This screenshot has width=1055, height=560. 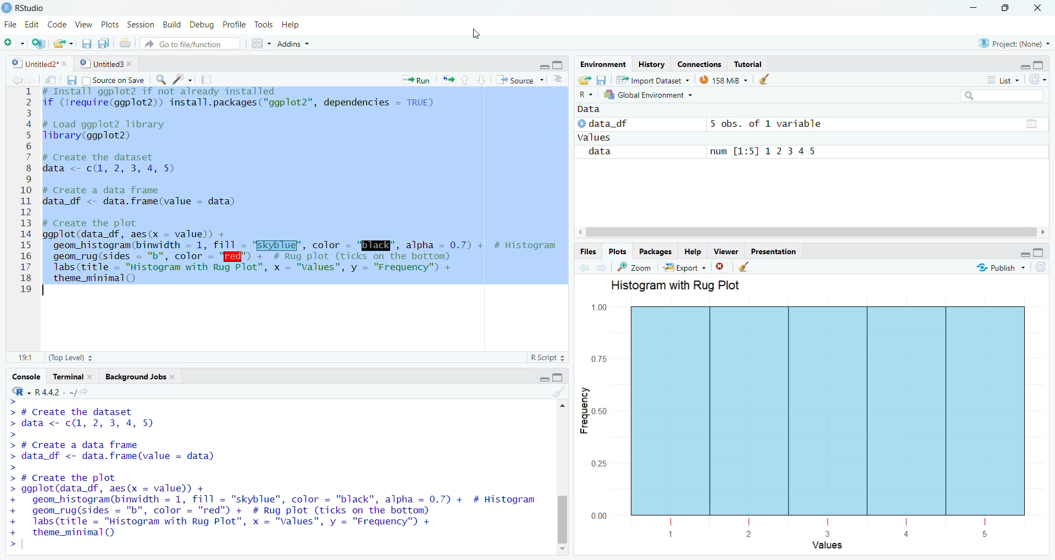 I want to click on workspace, so click(x=259, y=43).